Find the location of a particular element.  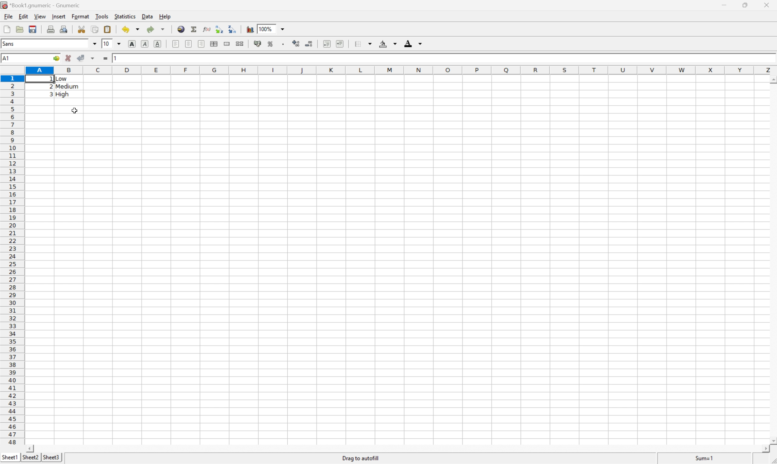

Insert hyperlink is located at coordinates (181, 29).